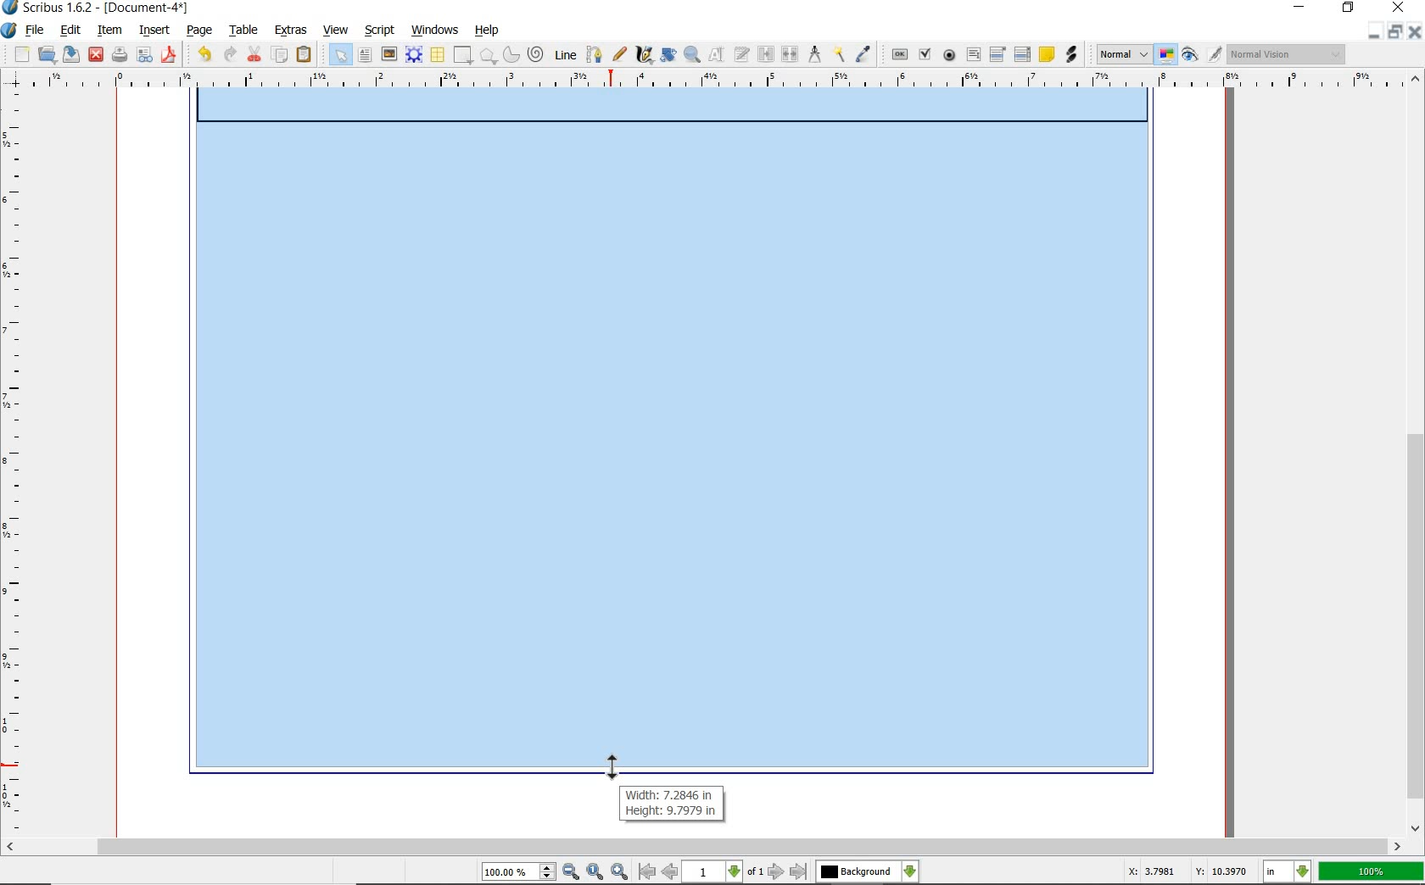  What do you see at coordinates (255, 53) in the screenshot?
I see `cut` at bounding box center [255, 53].